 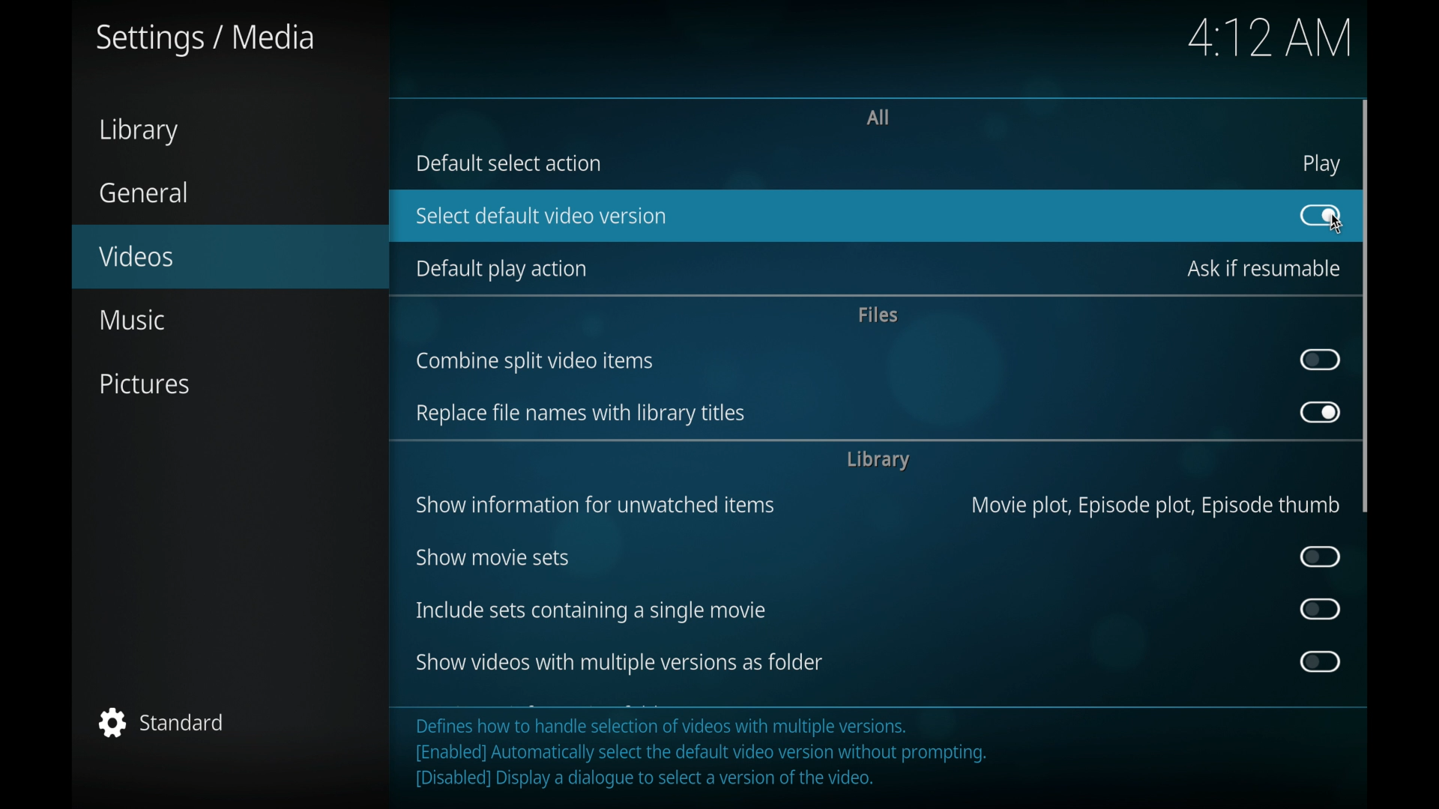 I want to click on replace file names with library titles, so click(x=581, y=414).